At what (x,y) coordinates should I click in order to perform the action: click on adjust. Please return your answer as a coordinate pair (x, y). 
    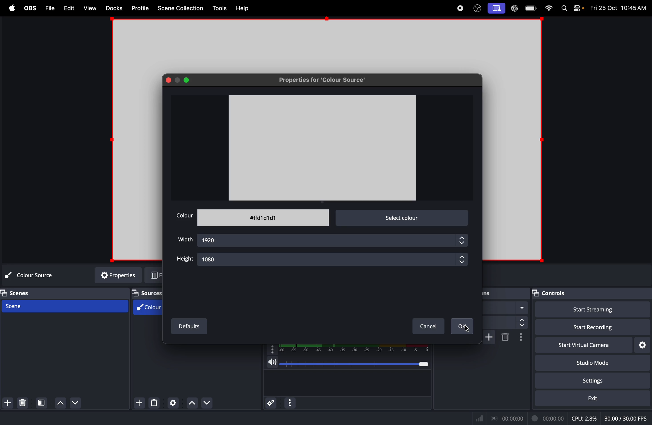
    Looking at the image, I should click on (461, 240).